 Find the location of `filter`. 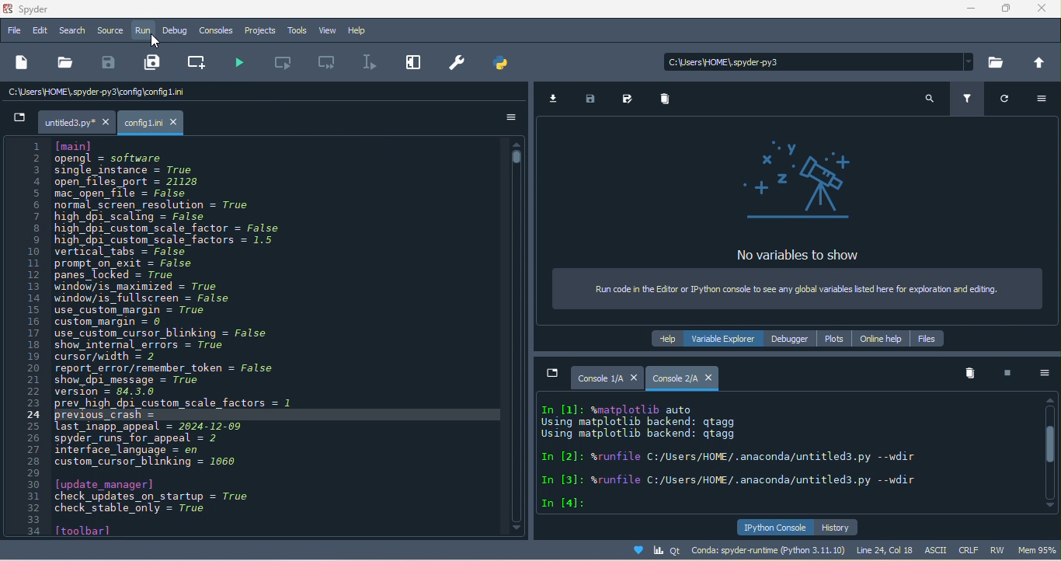

filter is located at coordinates (969, 101).